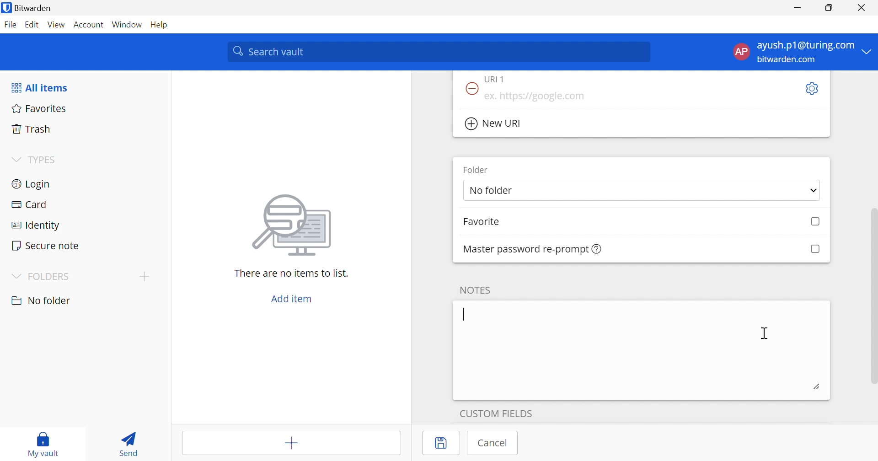  Describe the element at coordinates (32, 128) in the screenshot. I see `Trash` at that location.